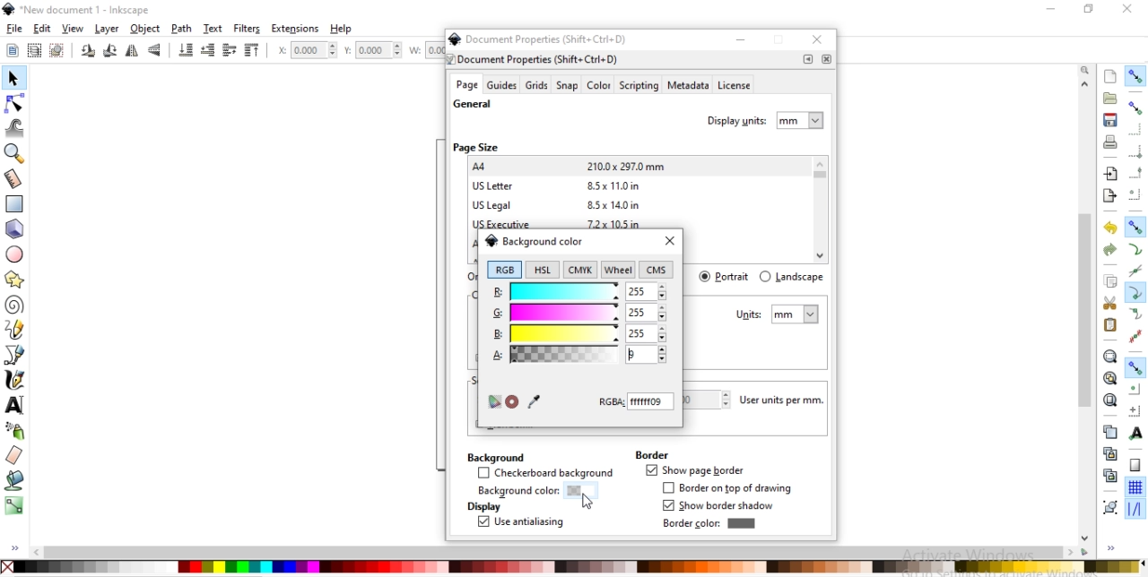  Describe the element at coordinates (1135, 151) in the screenshot. I see `snap bounding box corners` at that location.